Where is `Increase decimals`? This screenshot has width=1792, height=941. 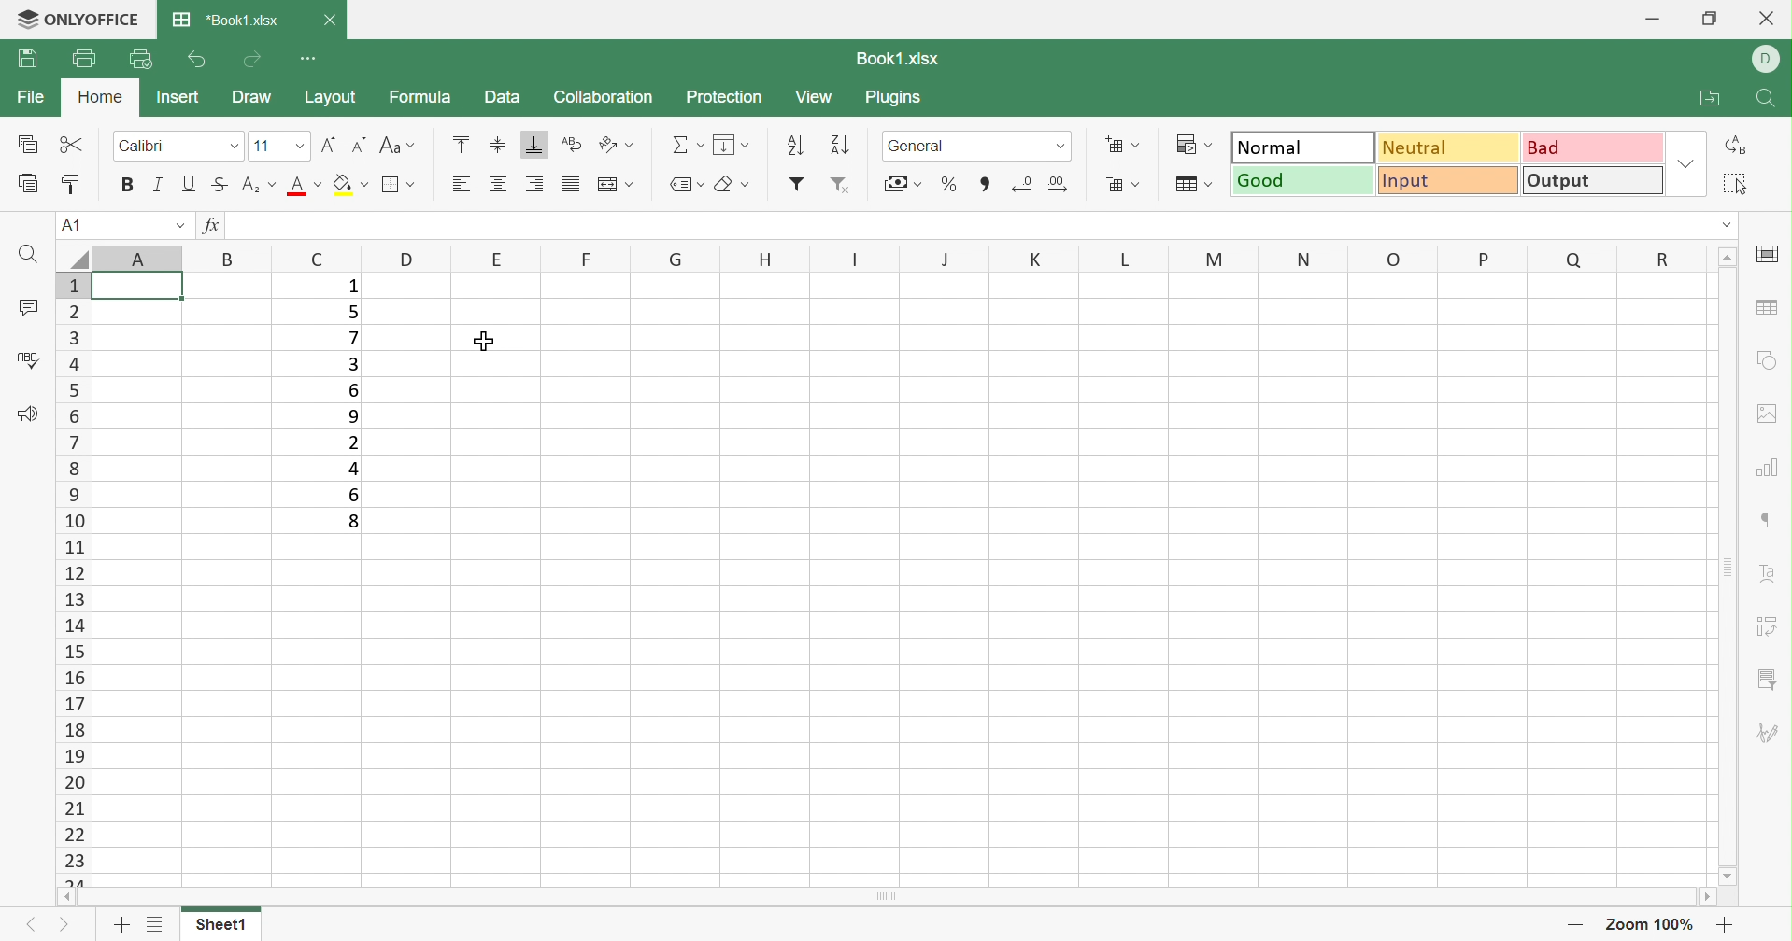 Increase decimals is located at coordinates (1070, 183).